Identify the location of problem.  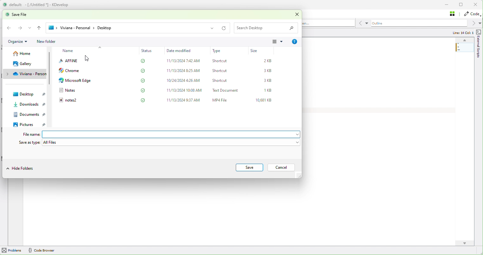
(11, 250).